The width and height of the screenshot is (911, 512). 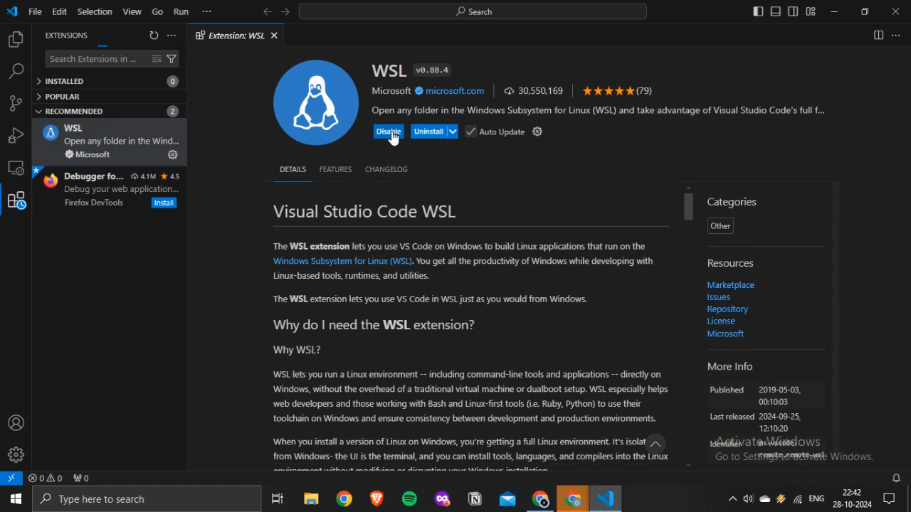 I want to click on Go, so click(x=157, y=11).